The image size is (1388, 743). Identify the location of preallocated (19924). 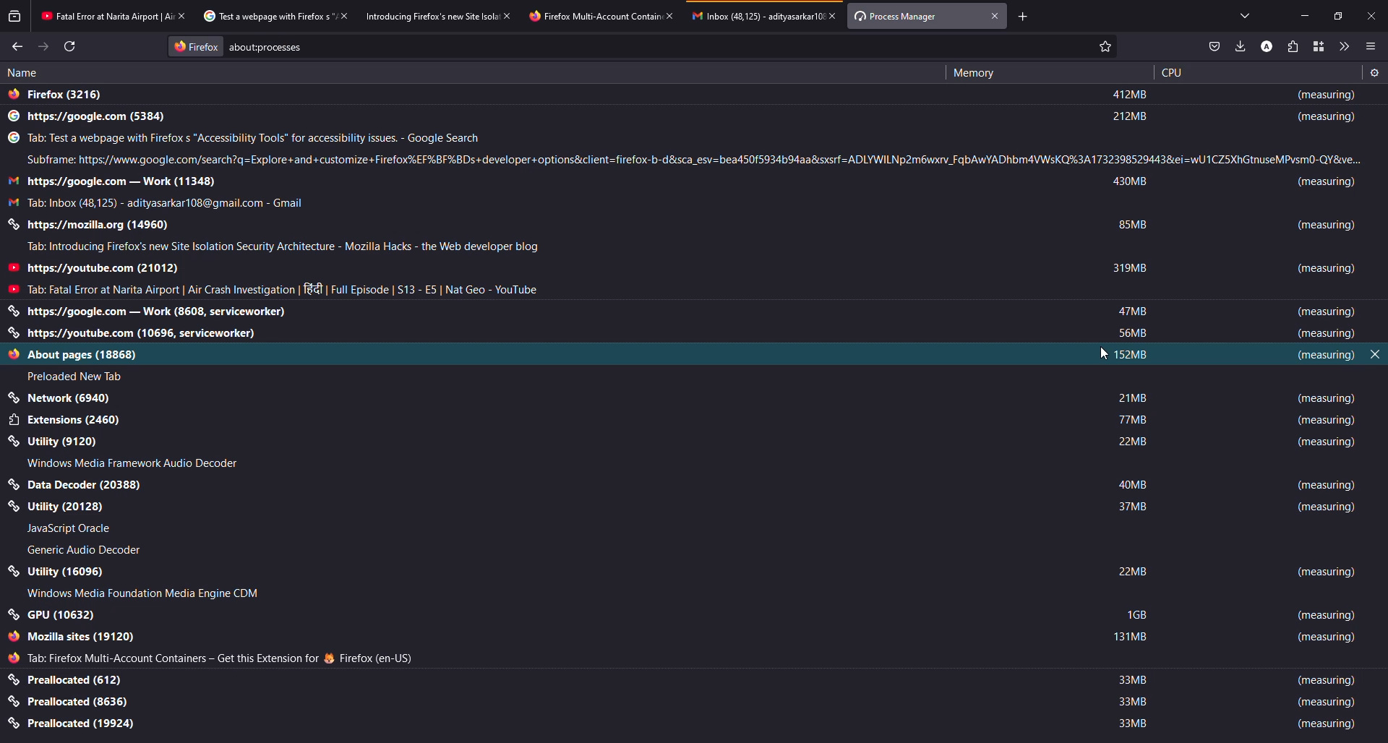
(74, 724).